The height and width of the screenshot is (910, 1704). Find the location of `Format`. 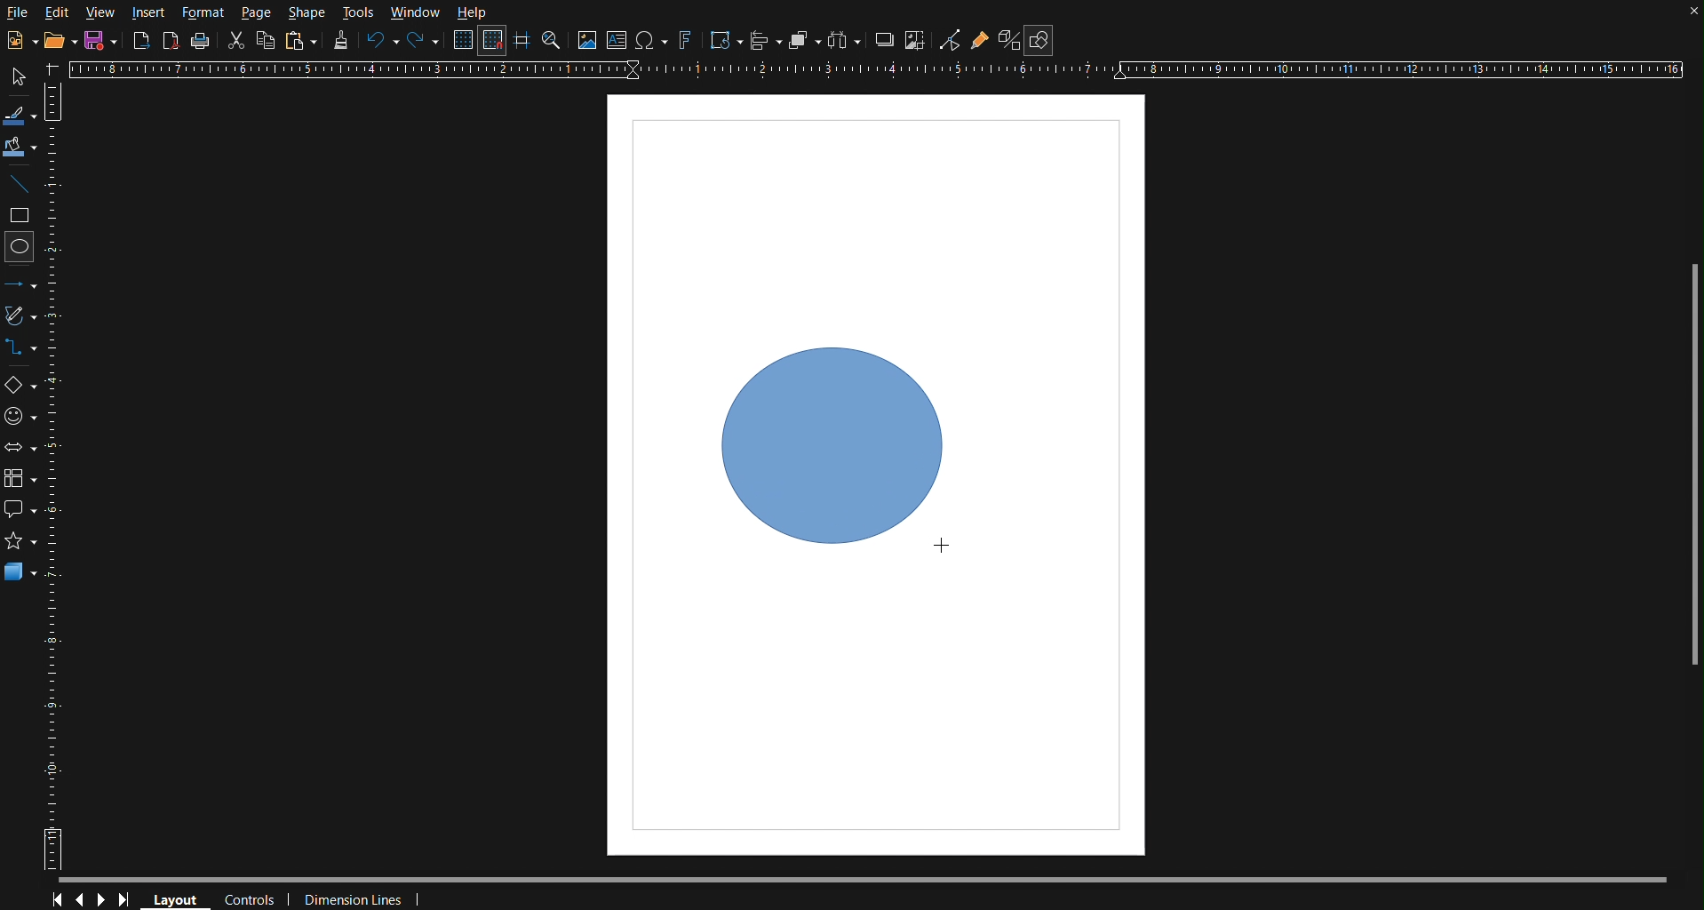

Format is located at coordinates (208, 11).